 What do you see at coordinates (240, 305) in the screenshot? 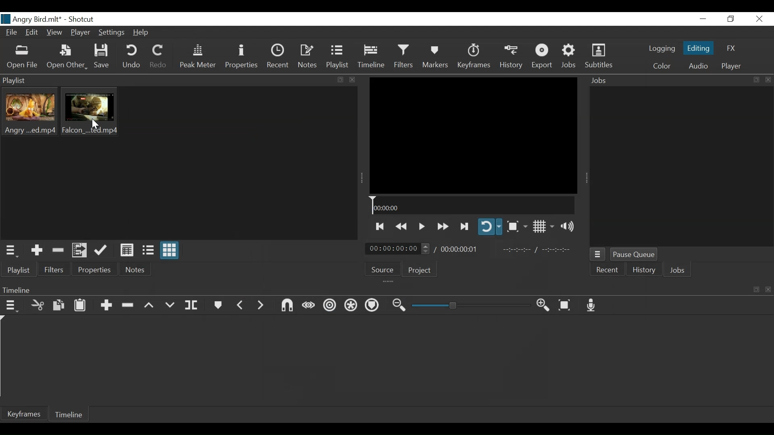
I see `Previous marker` at bounding box center [240, 305].